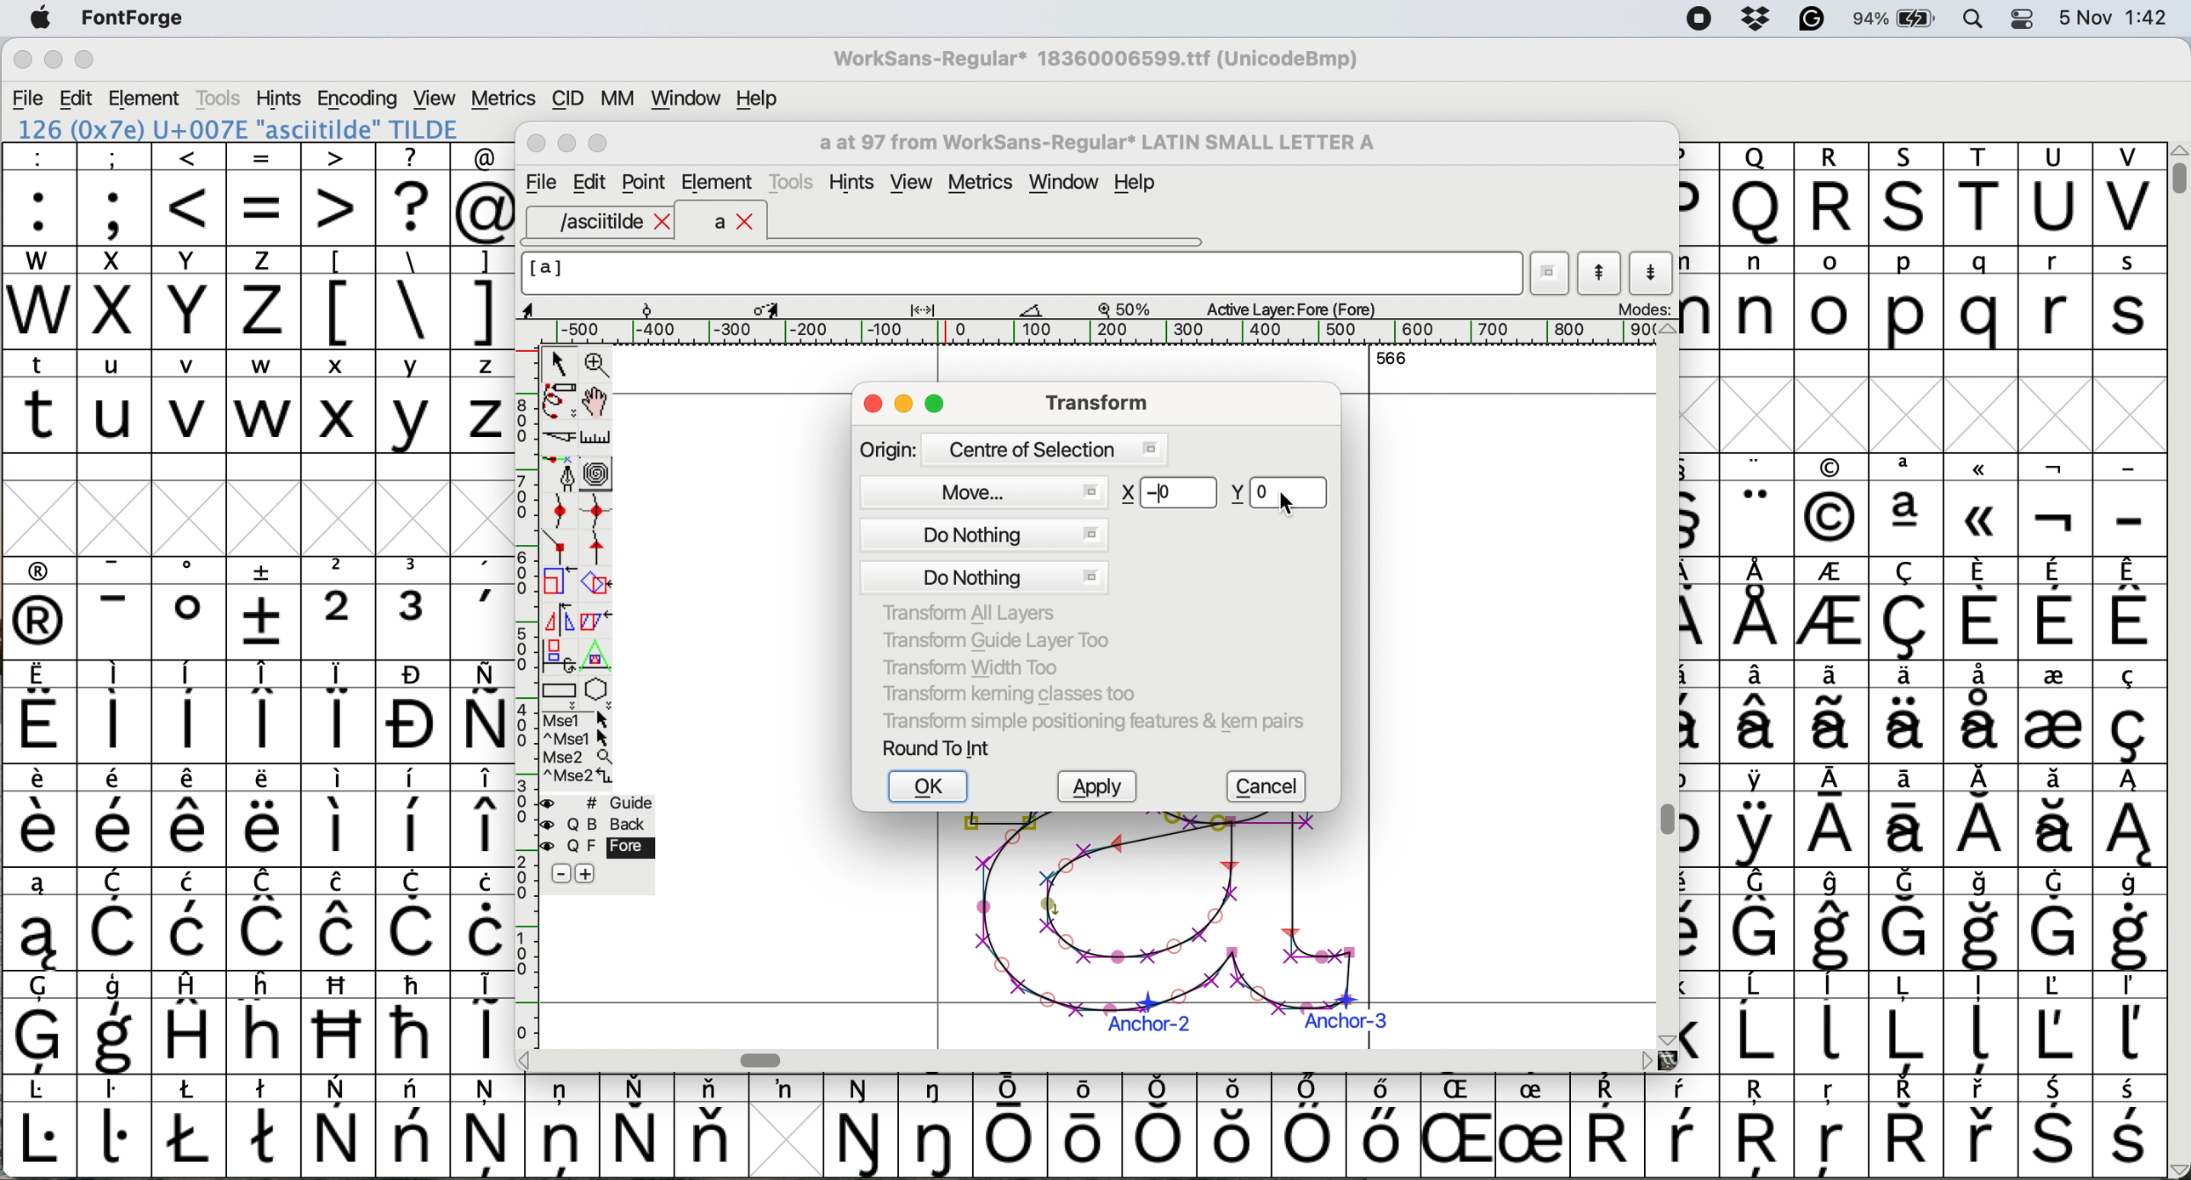 Image resolution: width=2191 pixels, height=1180 pixels. What do you see at coordinates (1667, 330) in the screenshot?
I see `scroll button` at bounding box center [1667, 330].